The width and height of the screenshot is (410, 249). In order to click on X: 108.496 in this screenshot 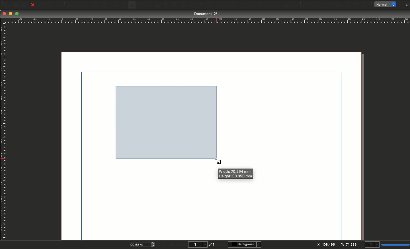, I will do `click(326, 244)`.